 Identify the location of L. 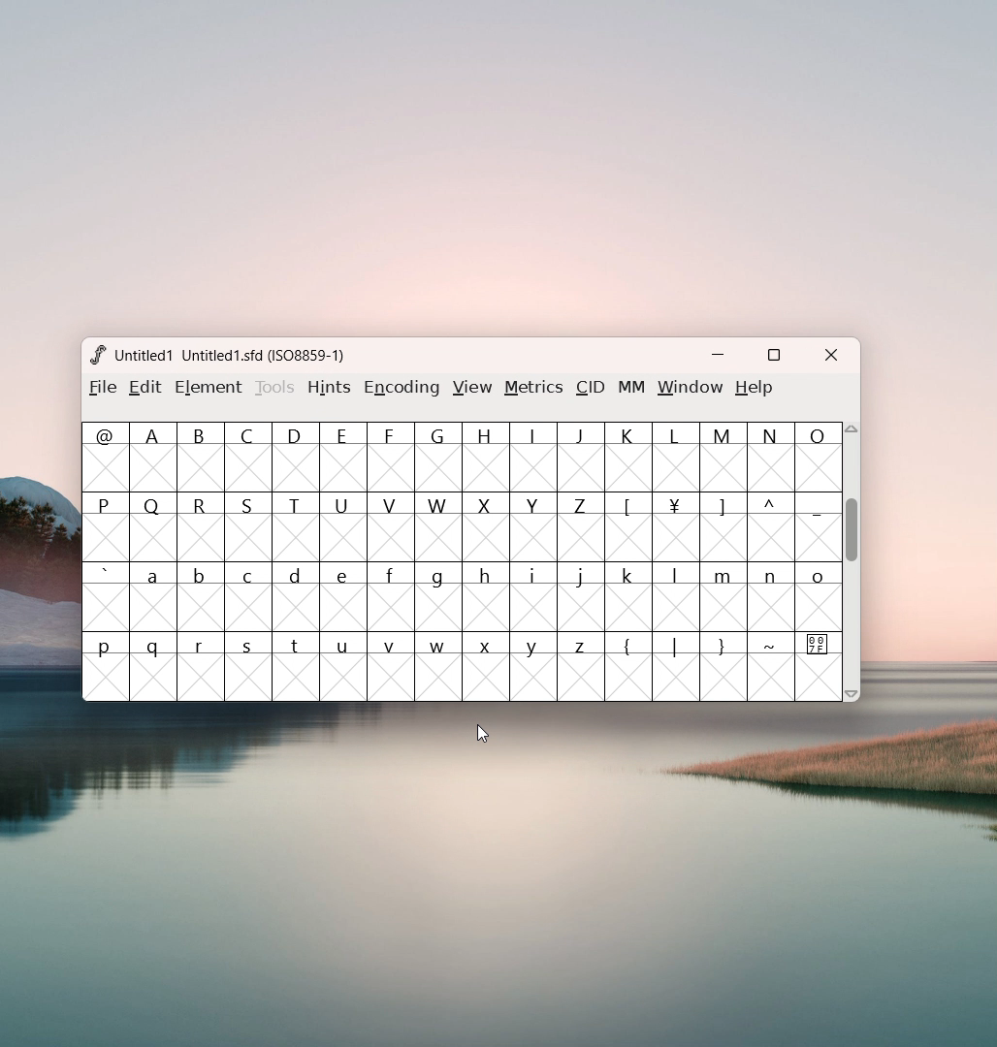
(676, 457).